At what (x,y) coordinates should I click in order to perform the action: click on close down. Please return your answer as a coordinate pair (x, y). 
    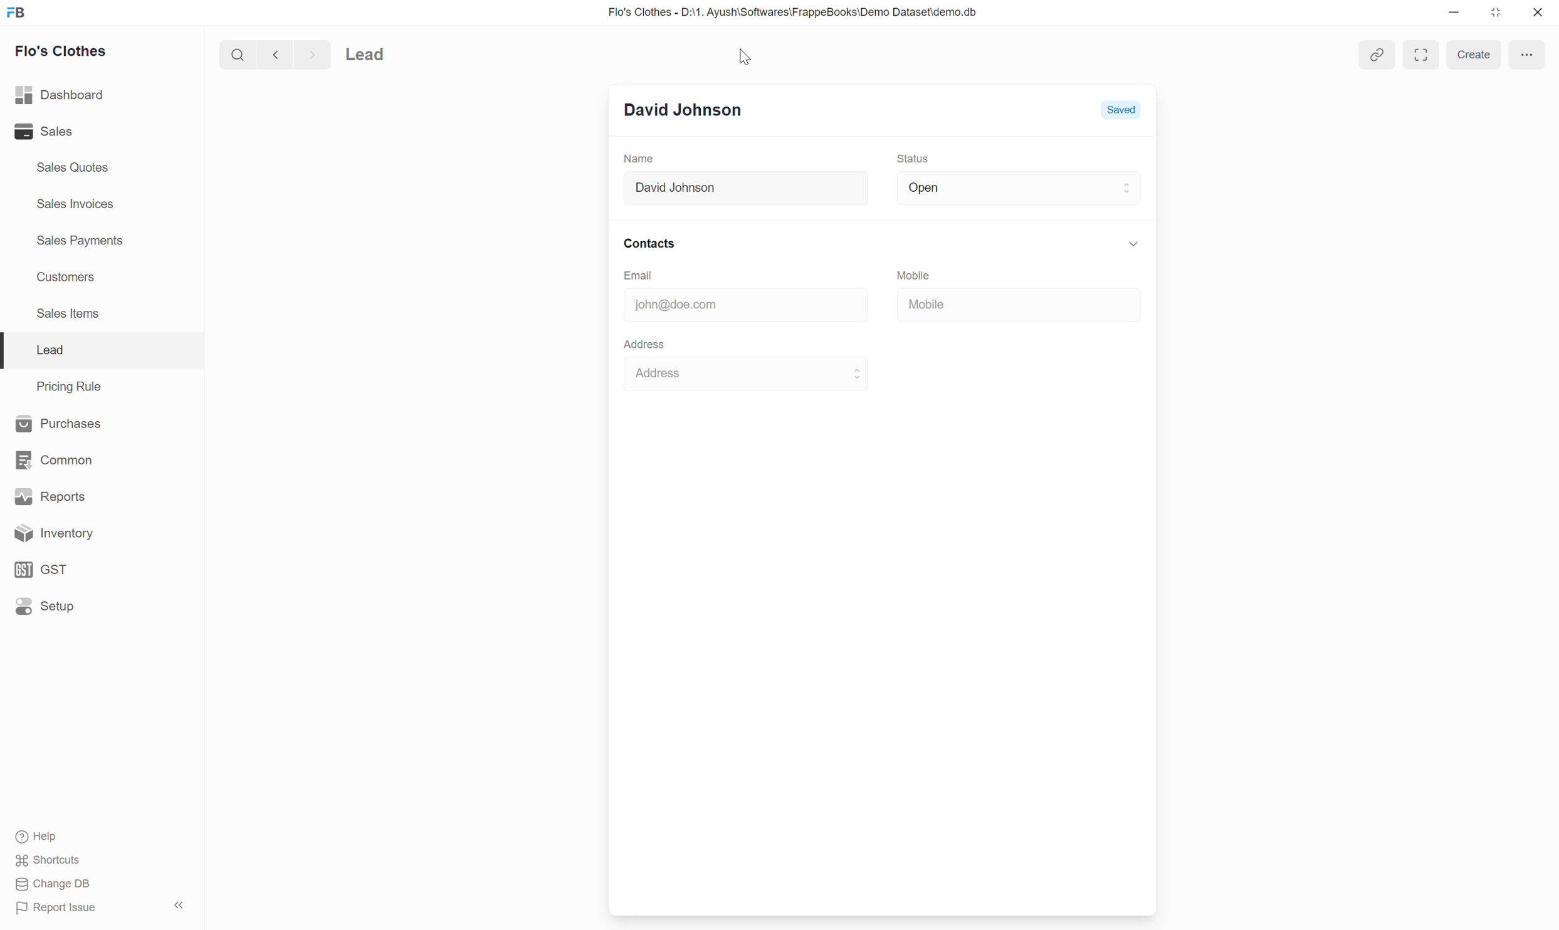
    Looking at the image, I should click on (1497, 11).